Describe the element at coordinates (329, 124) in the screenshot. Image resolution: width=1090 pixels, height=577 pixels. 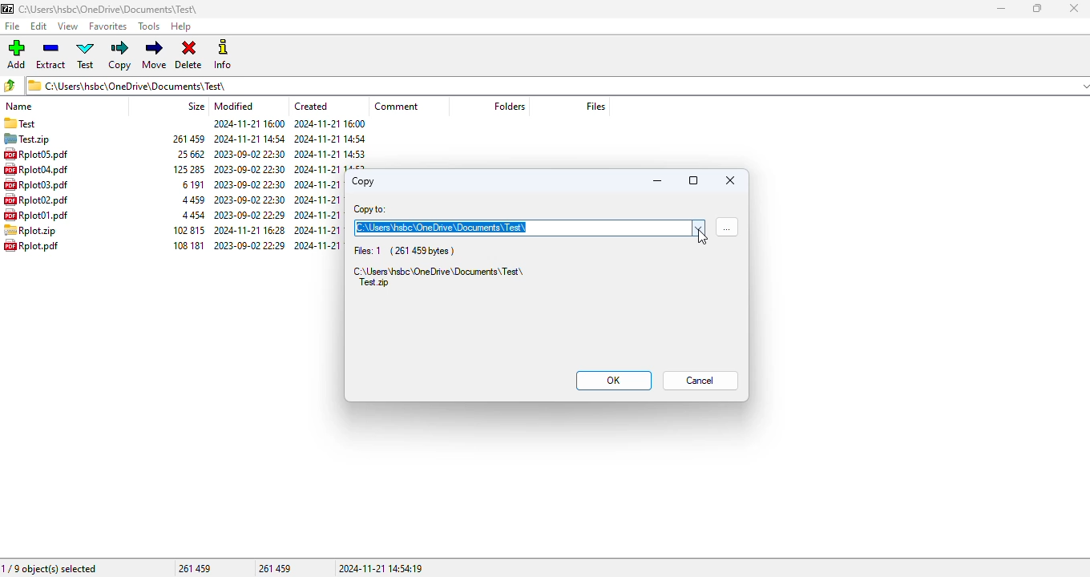
I see `created date & time` at that location.